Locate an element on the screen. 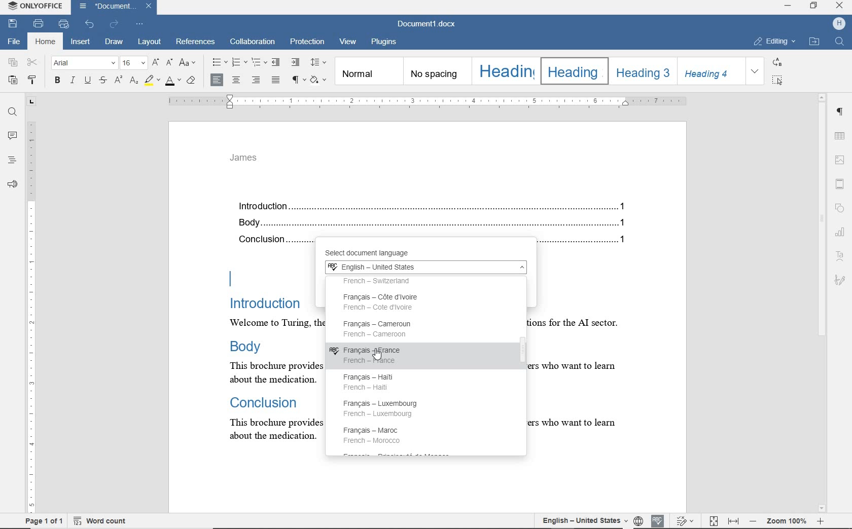 Image resolution: width=852 pixels, height=529 pixels. ruler is located at coordinates (32, 307).